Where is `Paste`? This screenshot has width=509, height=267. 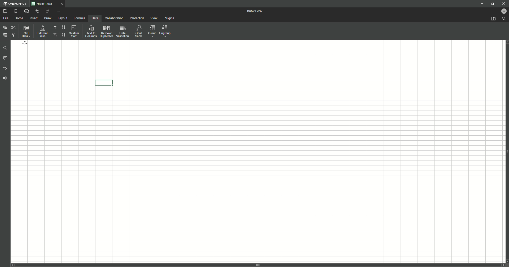 Paste is located at coordinates (5, 34).